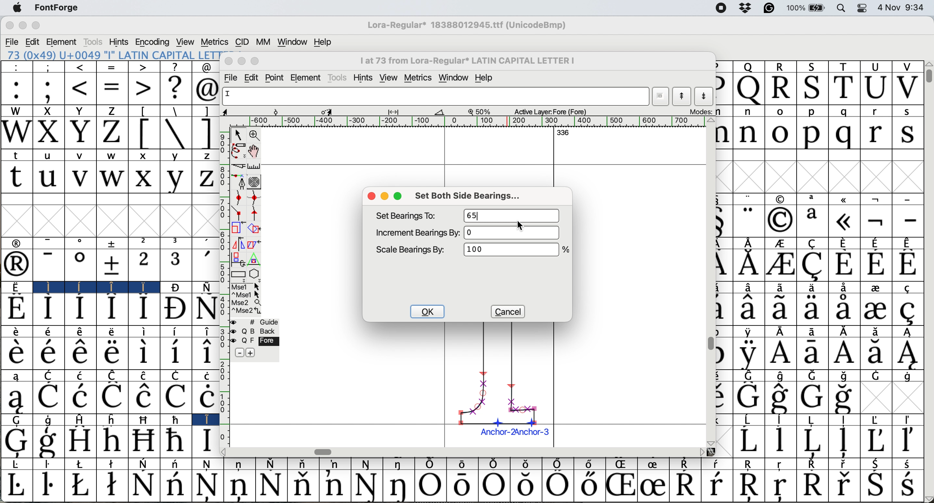 The image size is (934, 503). Describe the element at coordinates (712, 452) in the screenshot. I see `` at that location.